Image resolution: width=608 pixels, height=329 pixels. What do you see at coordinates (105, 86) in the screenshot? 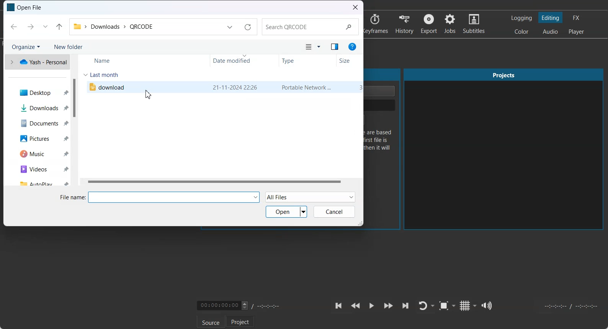
I see `File` at bounding box center [105, 86].